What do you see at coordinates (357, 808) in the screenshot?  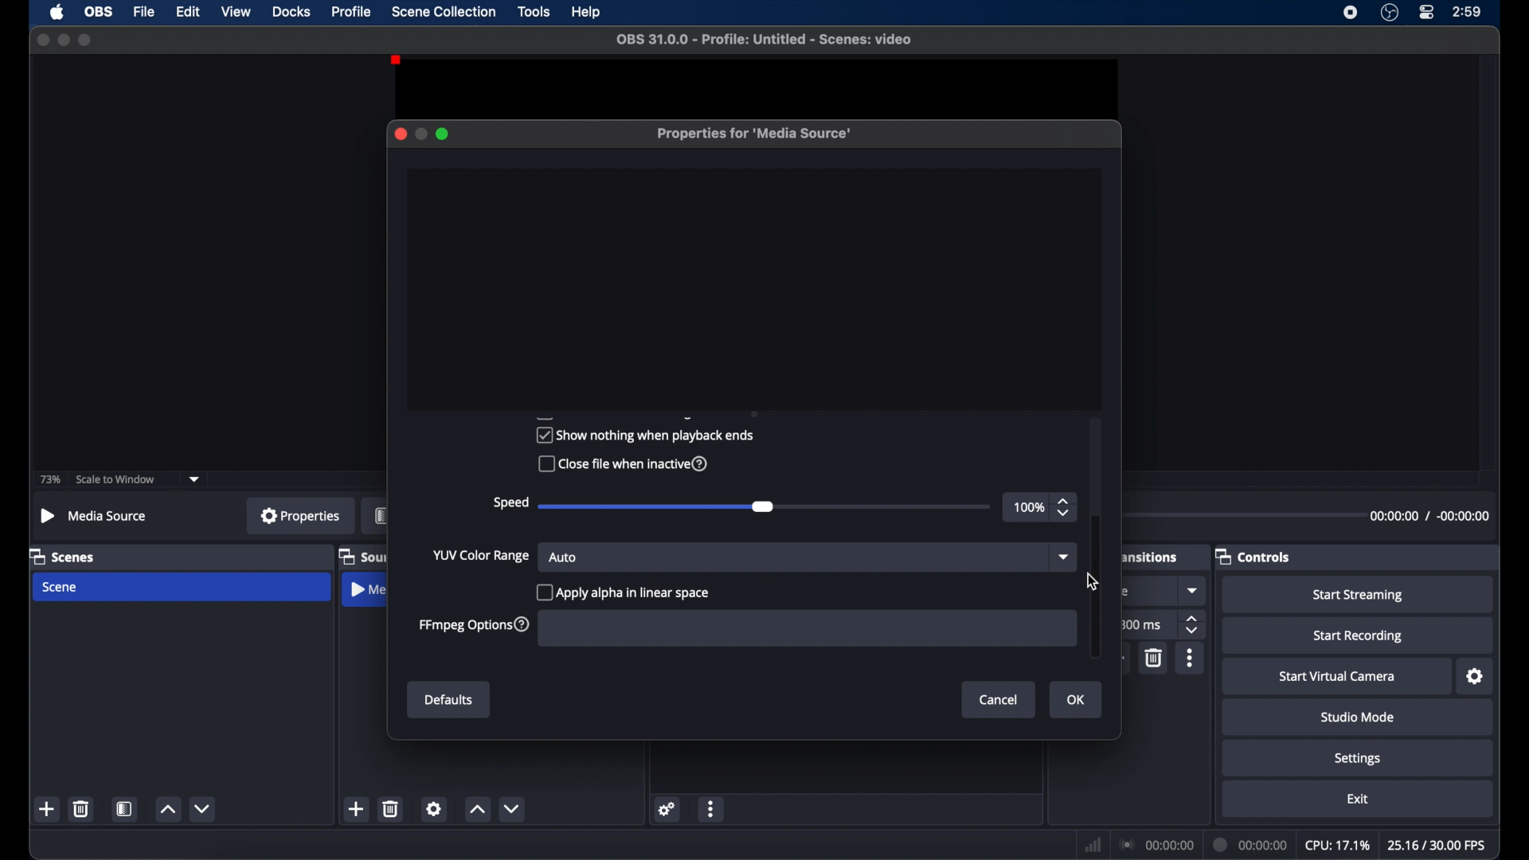 I see `add` at bounding box center [357, 808].